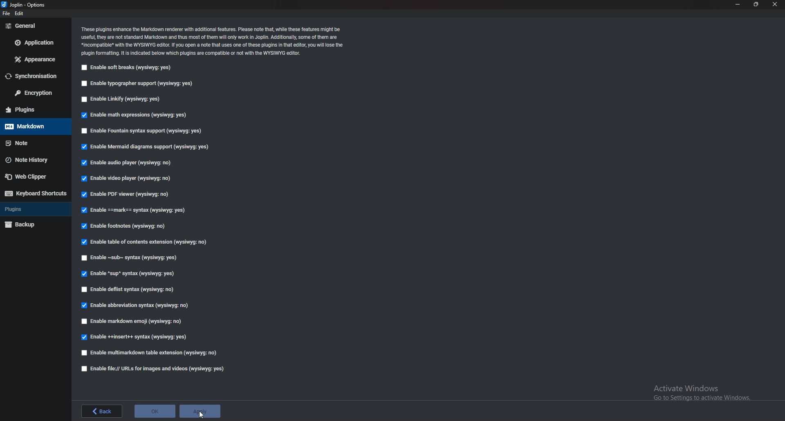  What do you see at coordinates (153, 368) in the screenshot?
I see `enable file urls for images and videos` at bounding box center [153, 368].